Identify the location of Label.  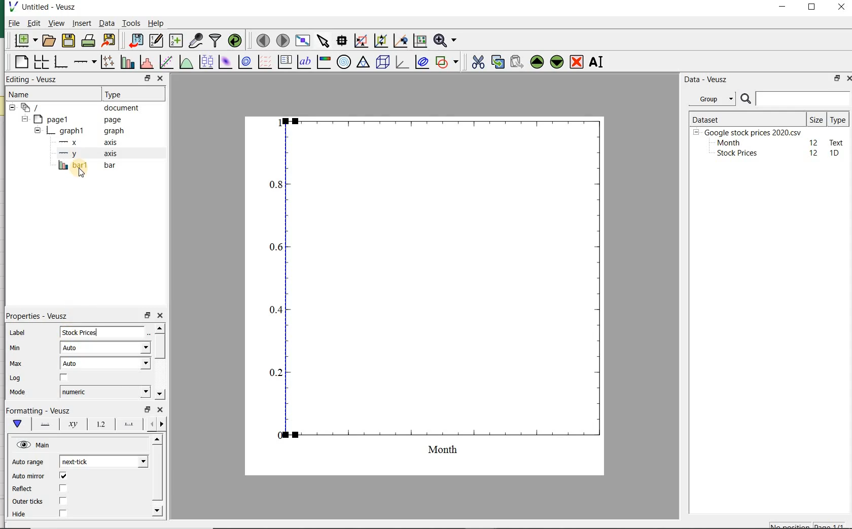
(19, 333).